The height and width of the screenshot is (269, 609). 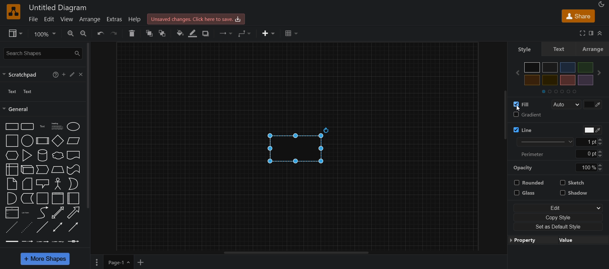 I want to click on decrease opacity, so click(x=601, y=169).